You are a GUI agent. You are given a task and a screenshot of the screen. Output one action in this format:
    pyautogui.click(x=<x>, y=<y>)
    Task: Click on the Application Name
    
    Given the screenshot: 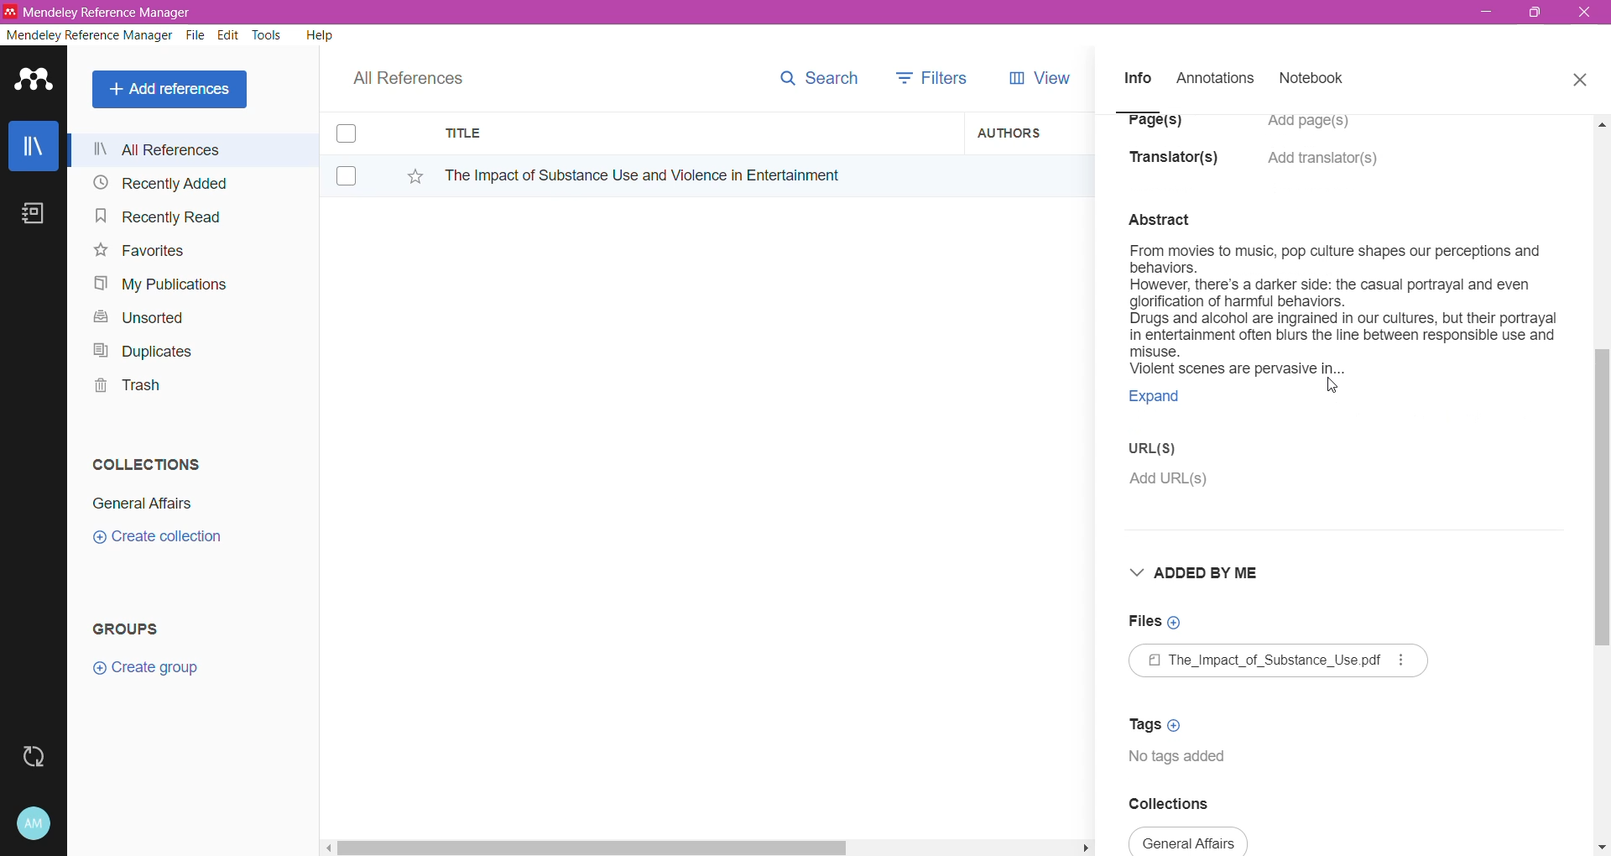 What is the action you would take?
    pyautogui.click(x=100, y=12)
    